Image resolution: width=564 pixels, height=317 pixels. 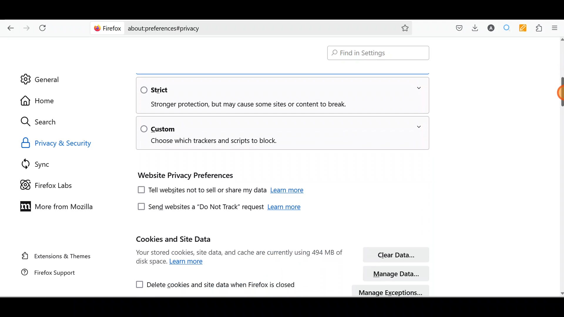 What do you see at coordinates (419, 127) in the screenshot?
I see `expand` at bounding box center [419, 127].